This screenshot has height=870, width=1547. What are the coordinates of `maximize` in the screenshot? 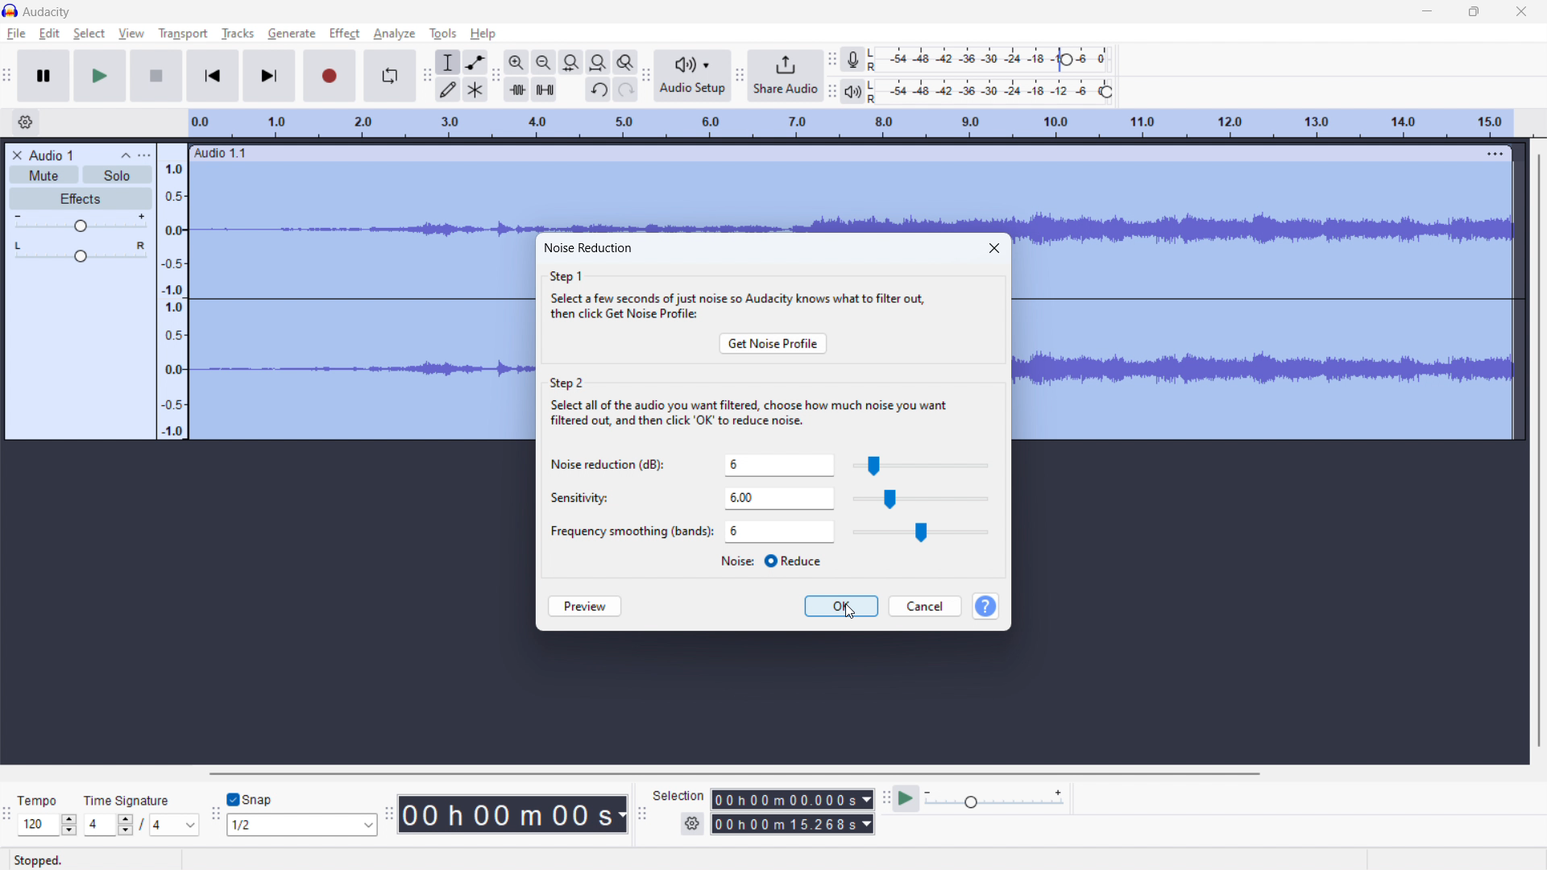 It's located at (1474, 13).